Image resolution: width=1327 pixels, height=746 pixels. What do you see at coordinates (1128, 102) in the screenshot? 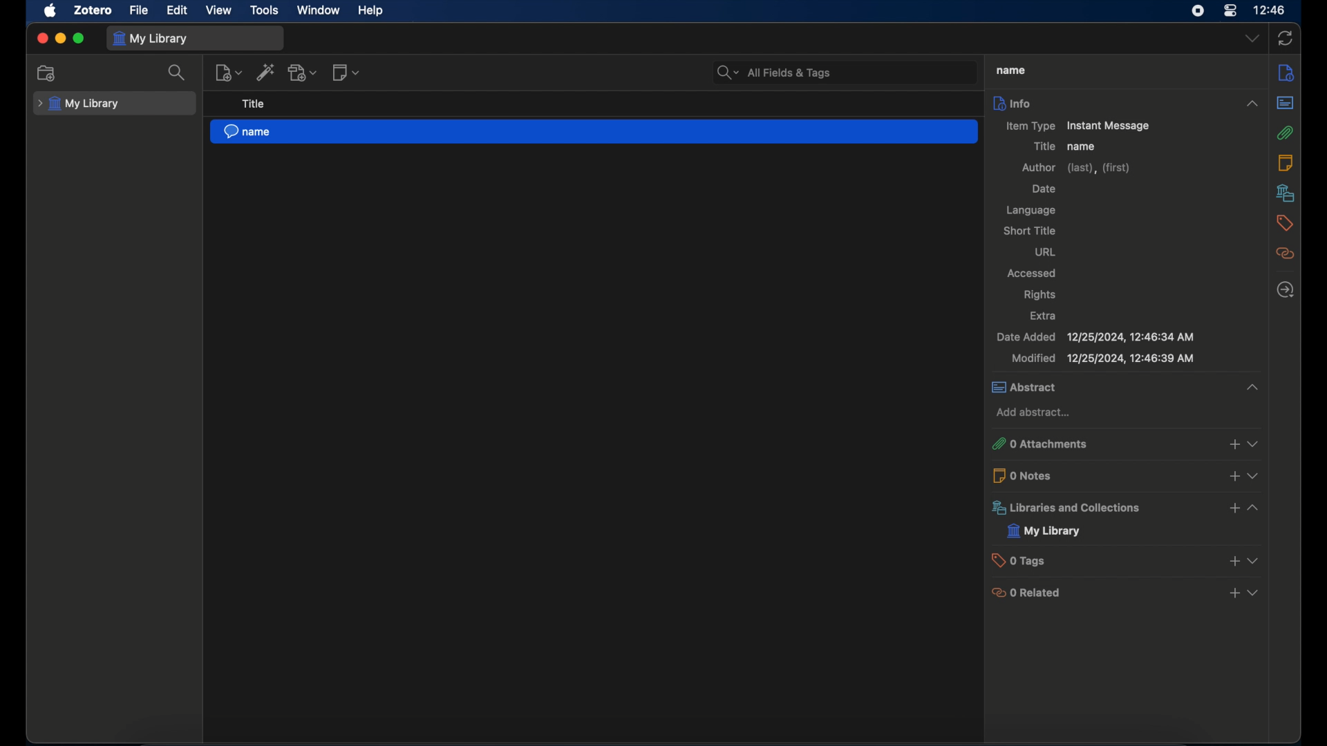
I see `info` at bounding box center [1128, 102].